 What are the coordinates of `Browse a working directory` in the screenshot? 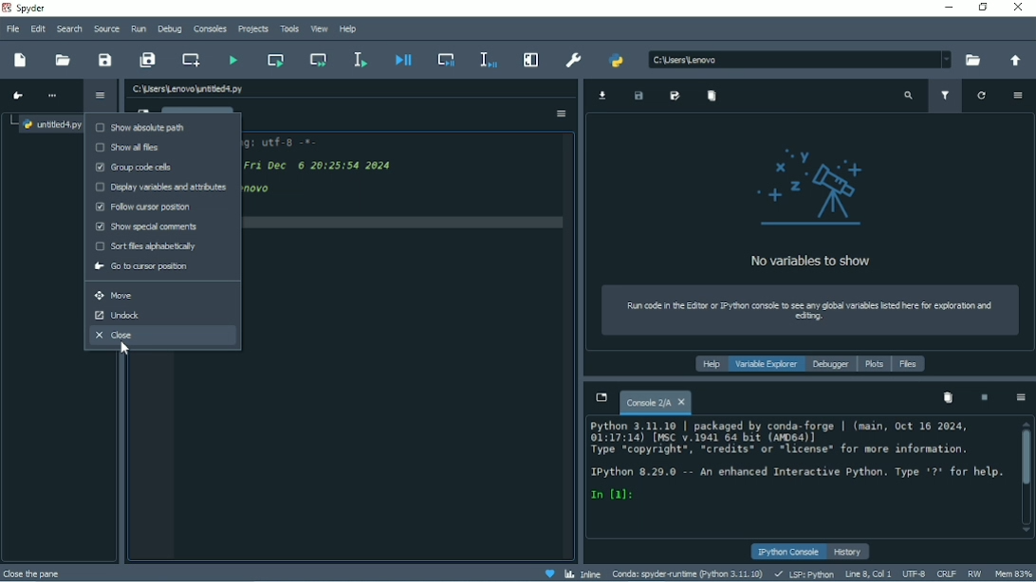 It's located at (974, 60).